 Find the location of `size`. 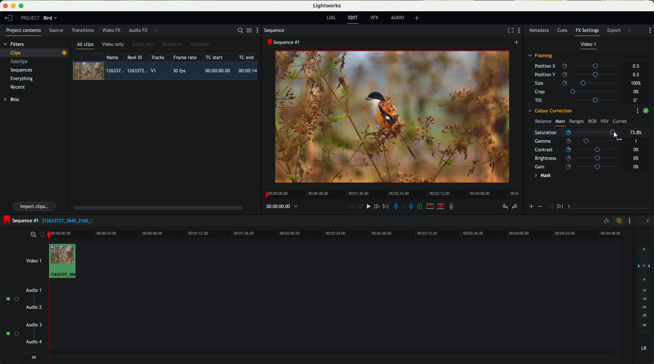

size is located at coordinates (578, 83).